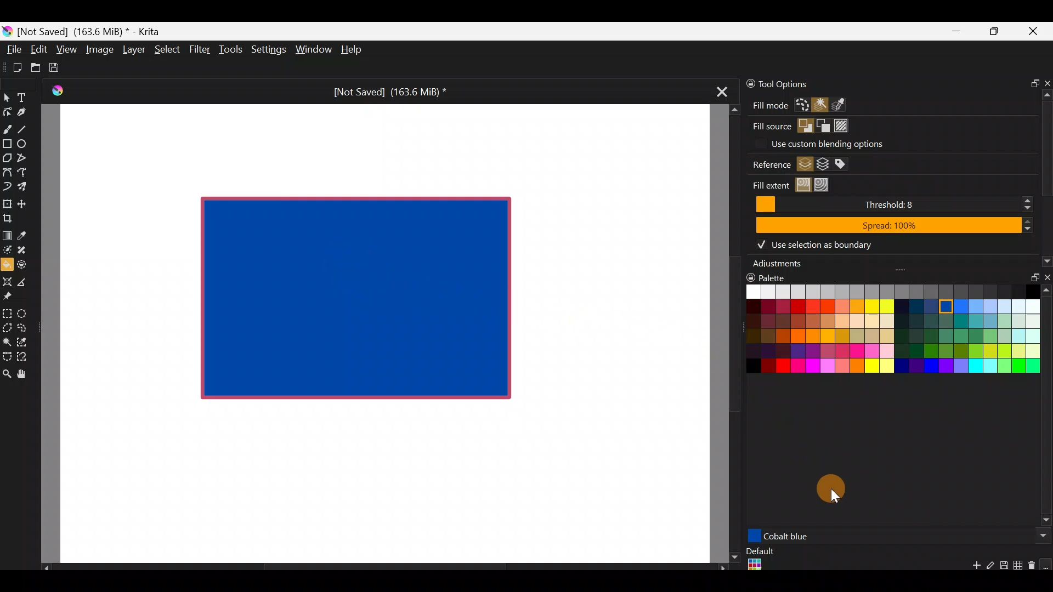 The height and width of the screenshot is (592, 1053). What do you see at coordinates (891, 204) in the screenshot?
I see `Threshold` at bounding box center [891, 204].